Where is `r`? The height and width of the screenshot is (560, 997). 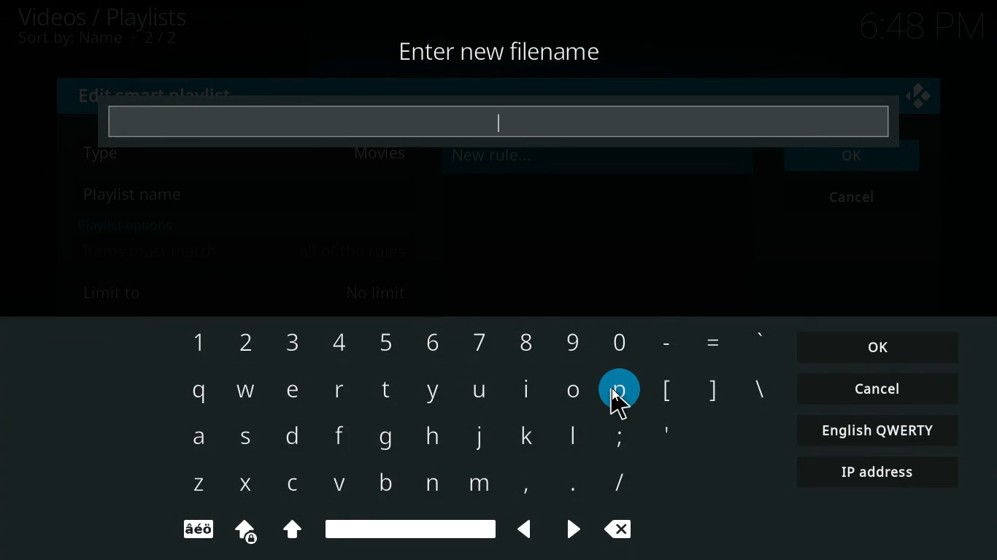
r is located at coordinates (339, 389).